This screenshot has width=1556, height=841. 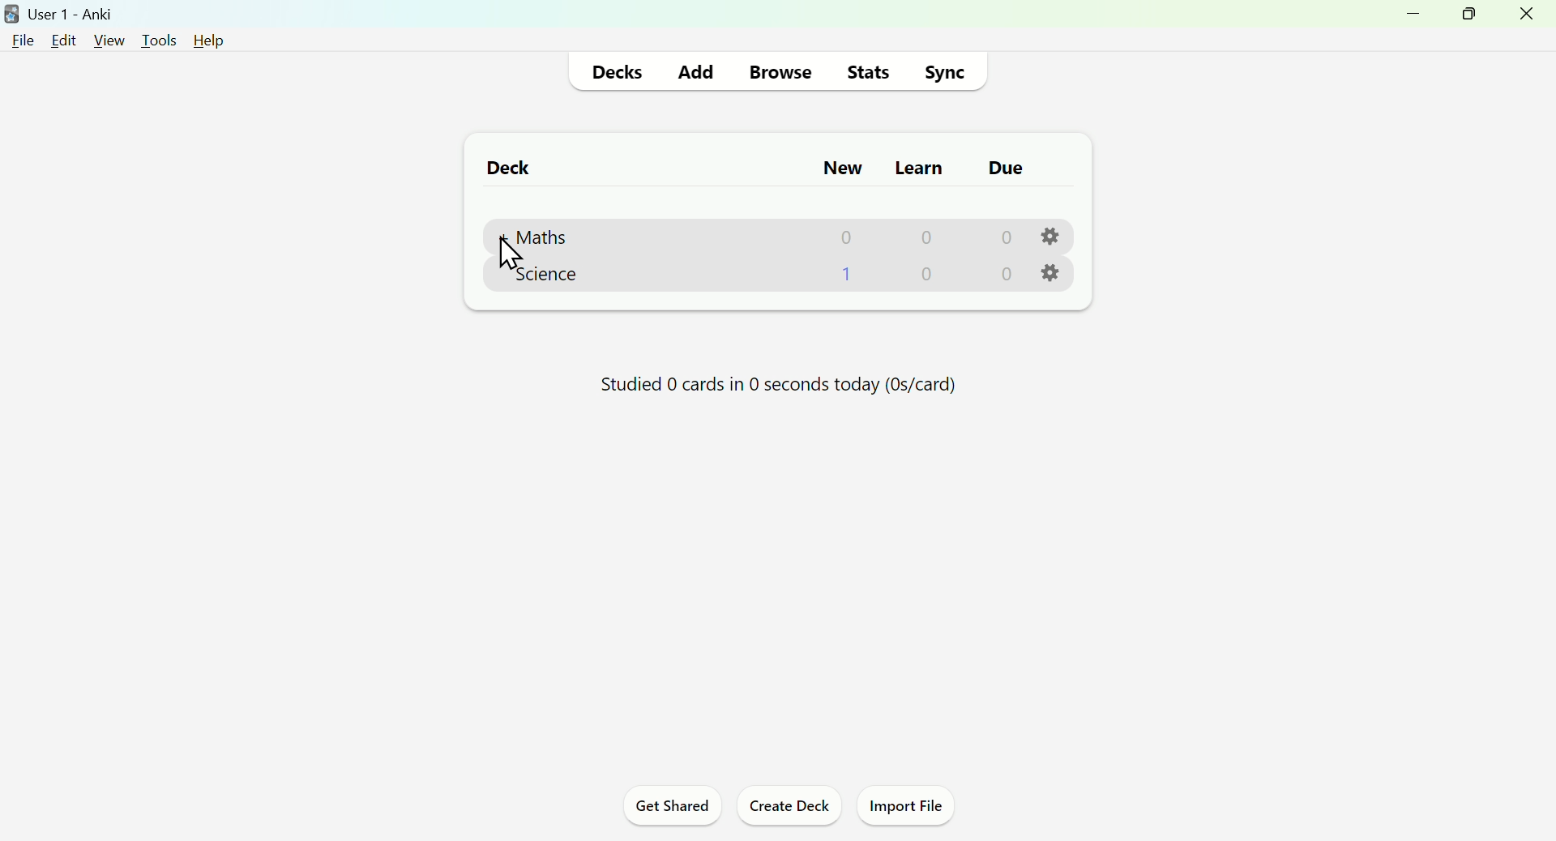 I want to click on Add, so click(x=696, y=69).